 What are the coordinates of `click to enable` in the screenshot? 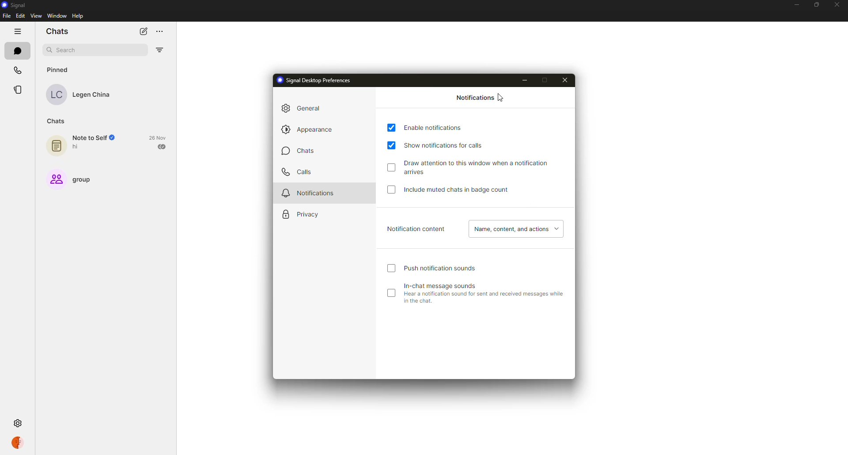 It's located at (391, 190).